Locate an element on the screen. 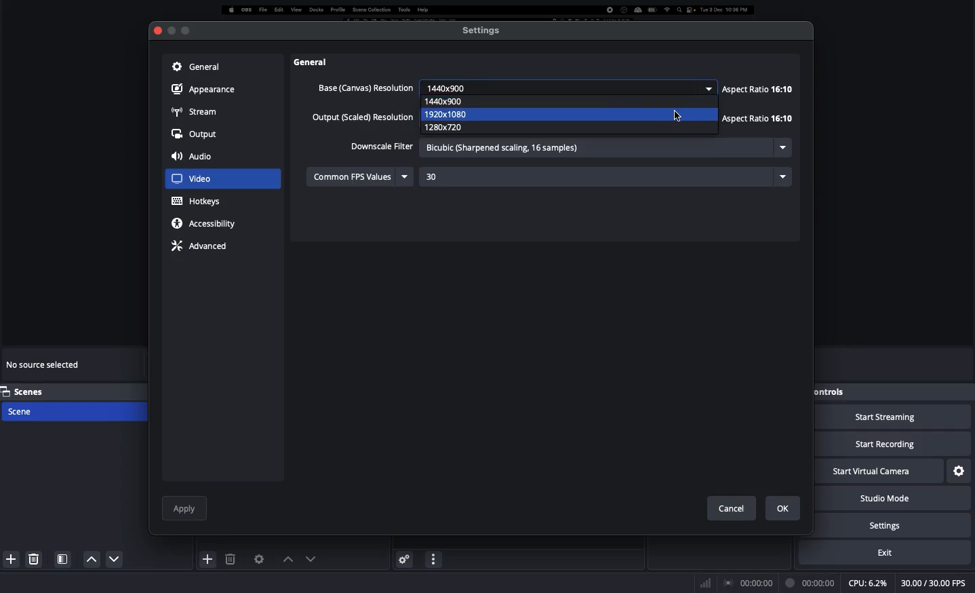 This screenshot has width=975, height=593. minimize is located at coordinates (186, 28).